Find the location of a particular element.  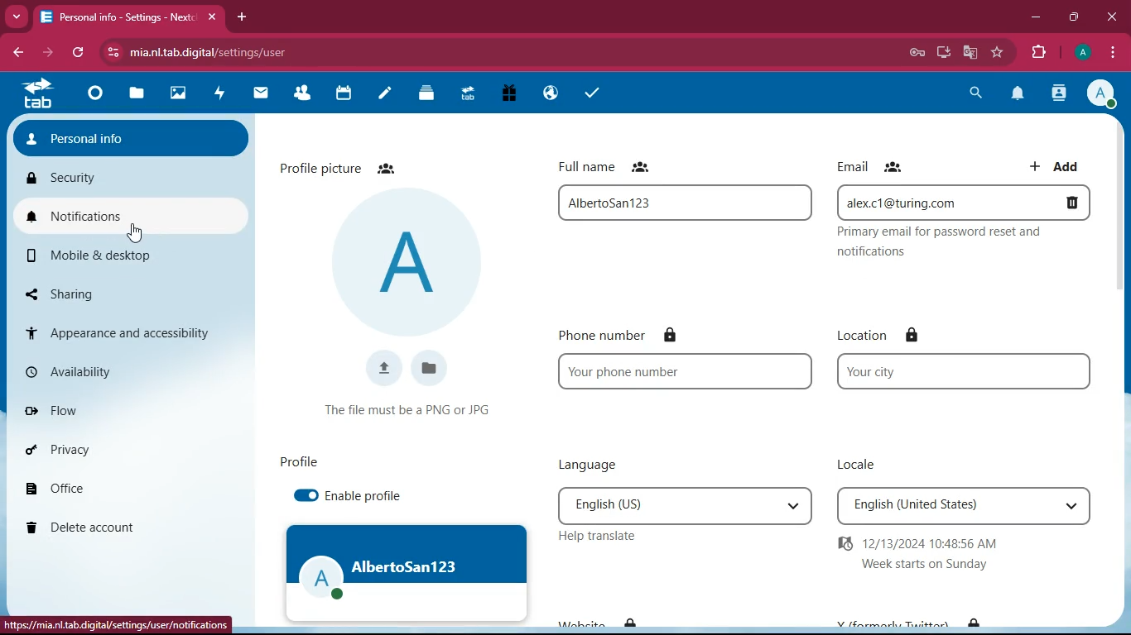

alex.c1@turning.com is located at coordinates (945, 203).